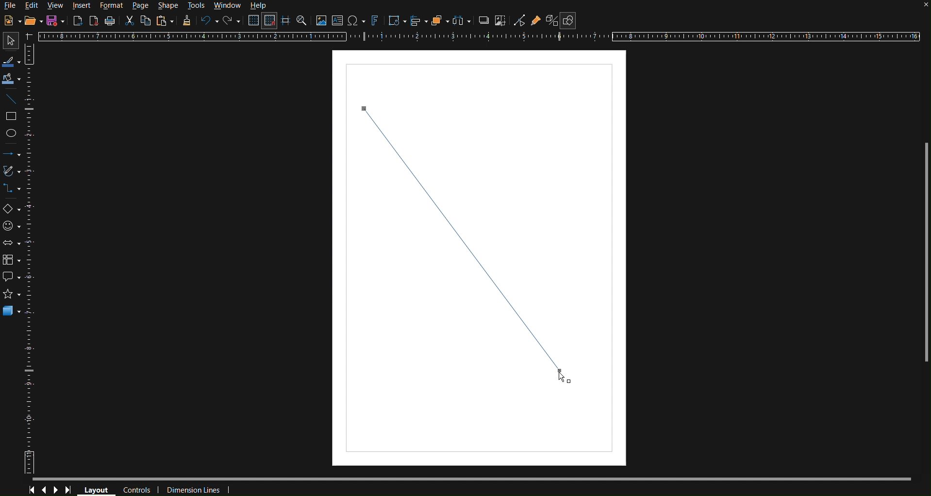 This screenshot has height=496, width=931. What do you see at coordinates (469, 244) in the screenshot?
I see `Line (finalized)` at bounding box center [469, 244].